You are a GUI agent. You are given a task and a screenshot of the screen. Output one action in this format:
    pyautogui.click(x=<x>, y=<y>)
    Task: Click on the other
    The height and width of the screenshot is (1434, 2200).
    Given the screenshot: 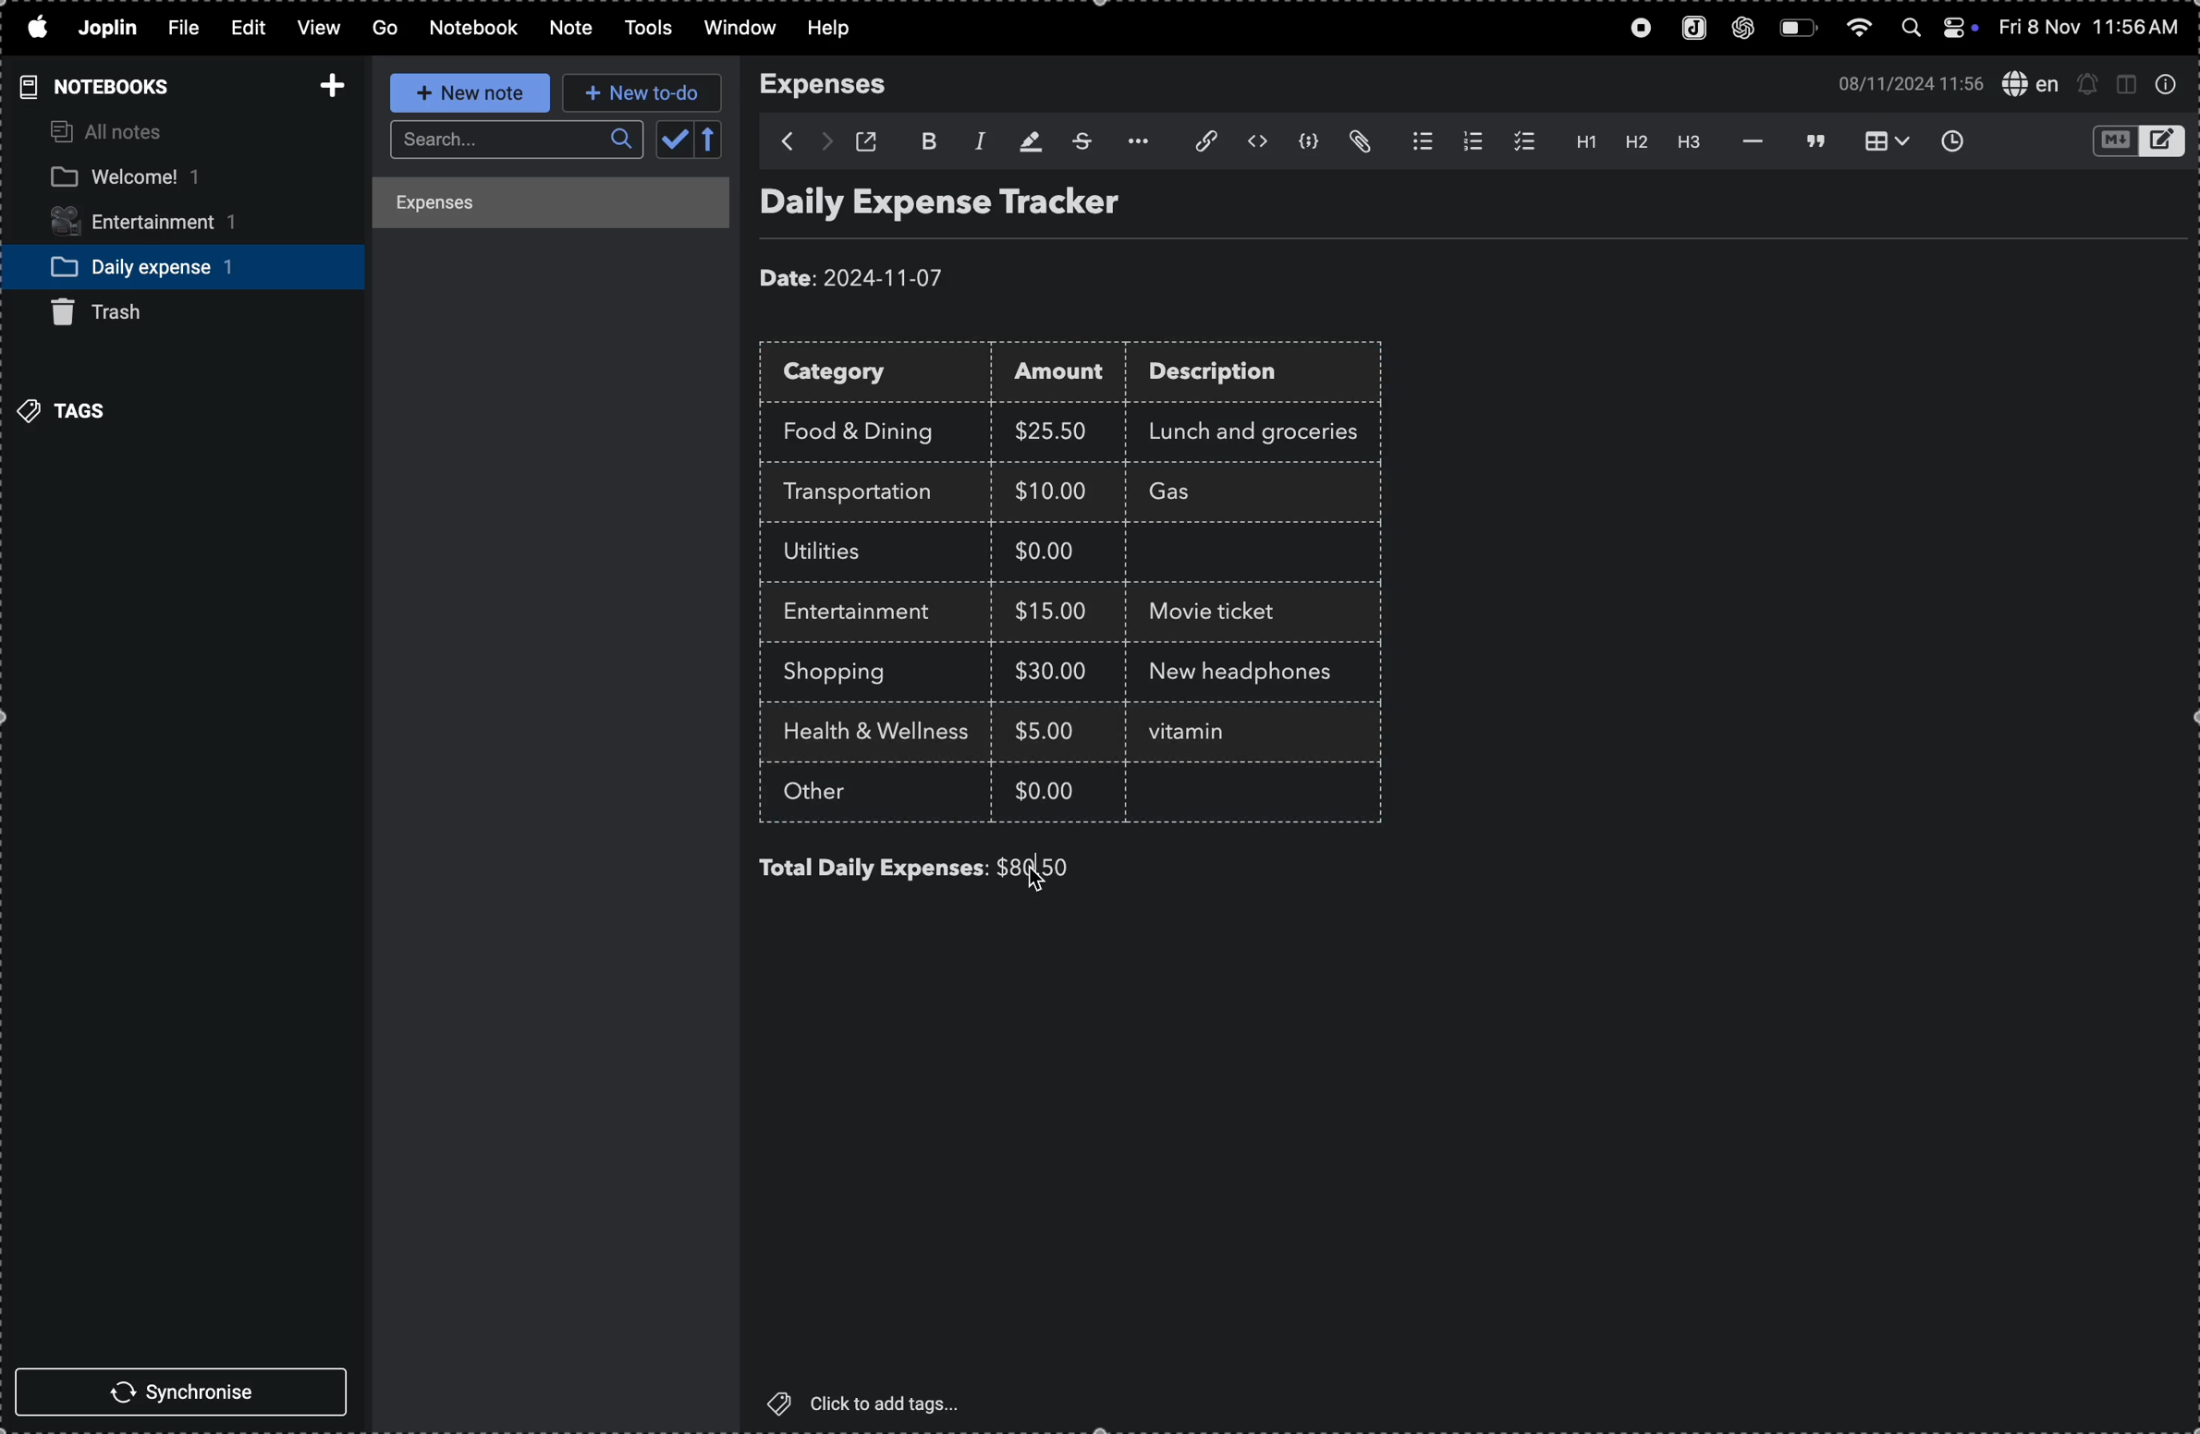 What is the action you would take?
    pyautogui.click(x=837, y=795)
    